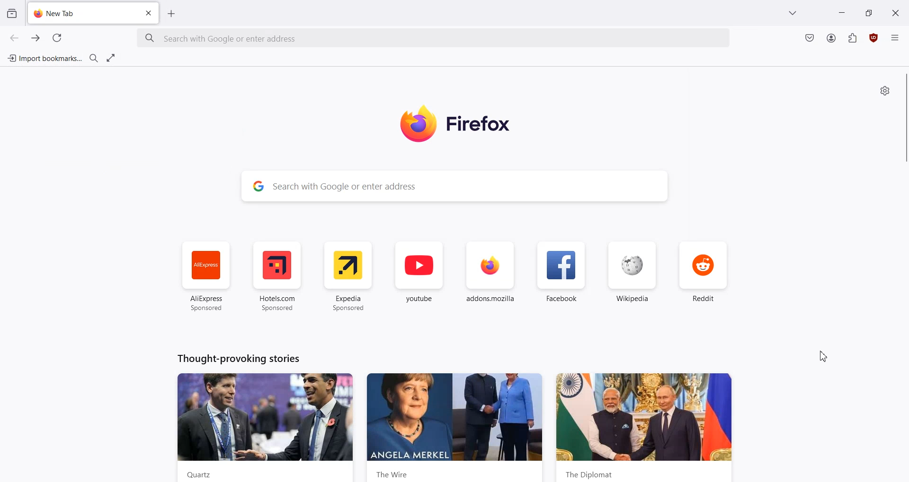 The height and width of the screenshot is (482, 909). What do you see at coordinates (646, 427) in the screenshot?
I see `News` at bounding box center [646, 427].